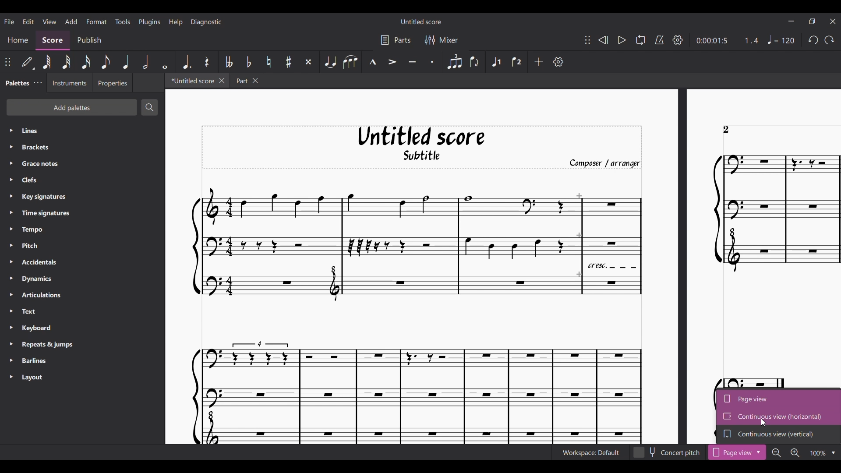 The width and height of the screenshot is (841, 473). Describe the element at coordinates (269, 62) in the screenshot. I see `Toggle natural` at that location.